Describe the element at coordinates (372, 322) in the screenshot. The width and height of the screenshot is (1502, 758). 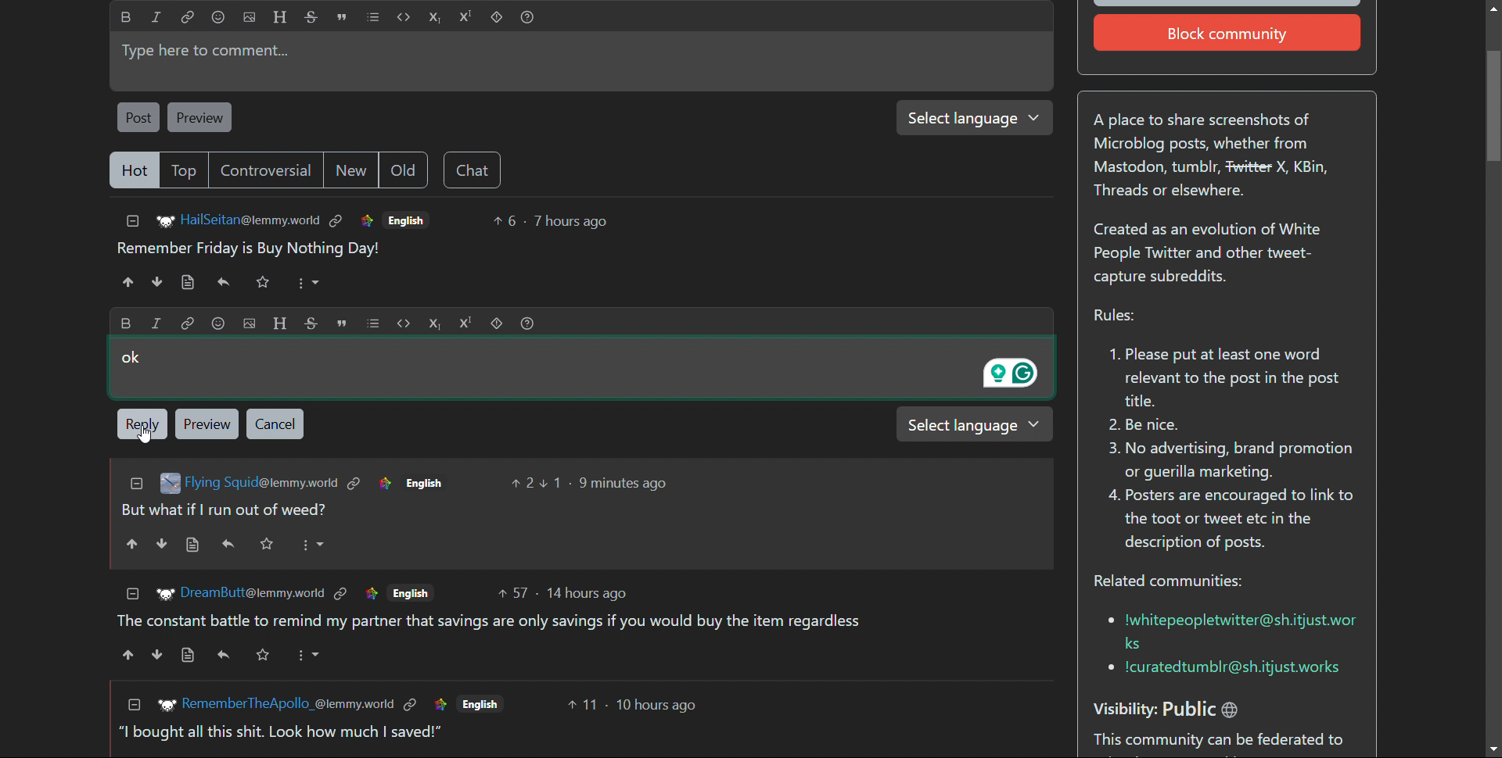
I see `list` at that location.